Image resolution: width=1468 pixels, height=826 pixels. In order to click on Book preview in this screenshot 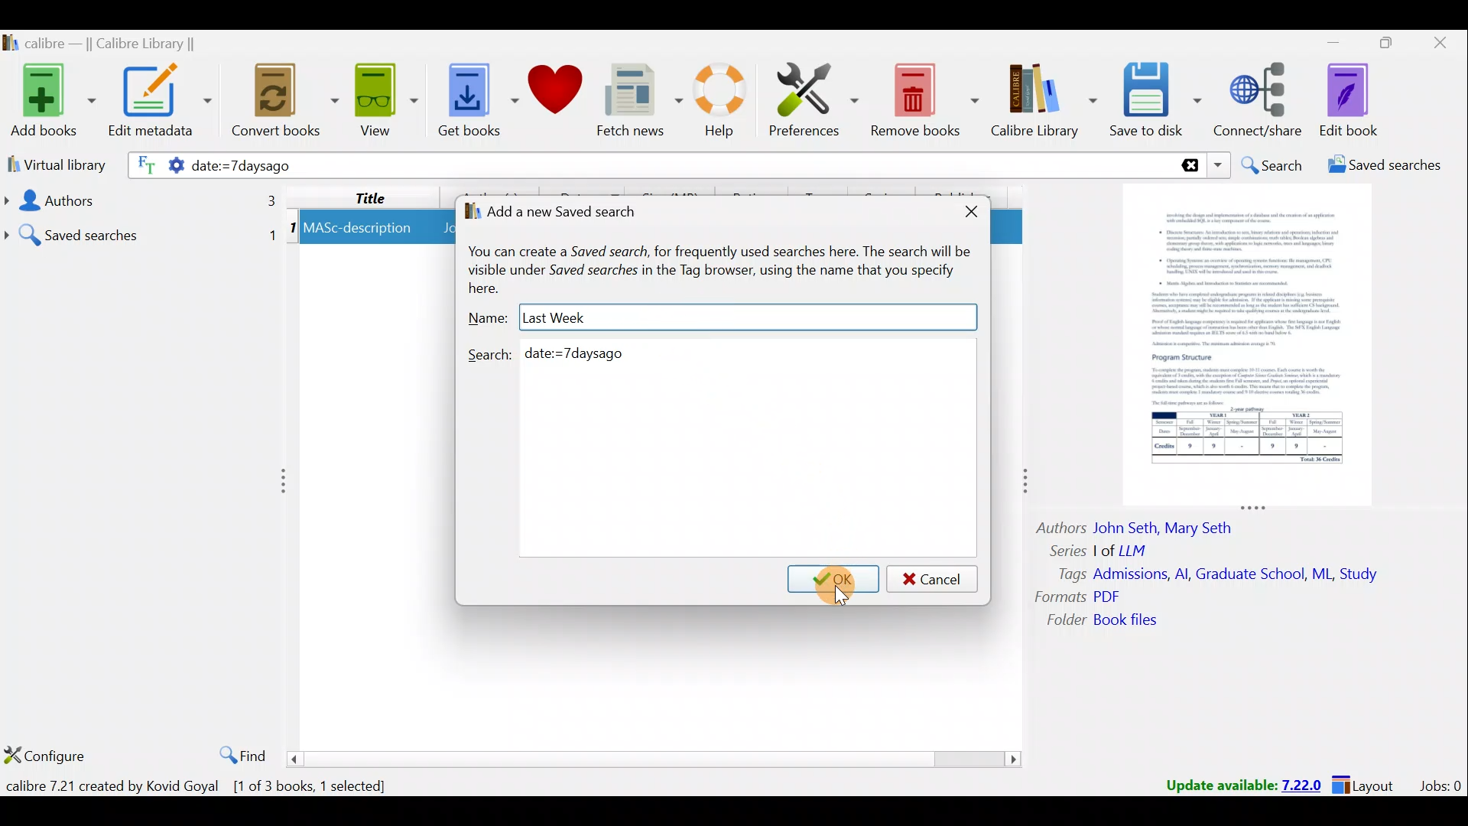, I will do `click(1254, 340)`.